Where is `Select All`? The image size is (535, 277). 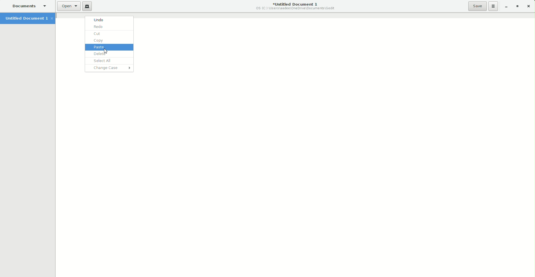 Select All is located at coordinates (107, 61).